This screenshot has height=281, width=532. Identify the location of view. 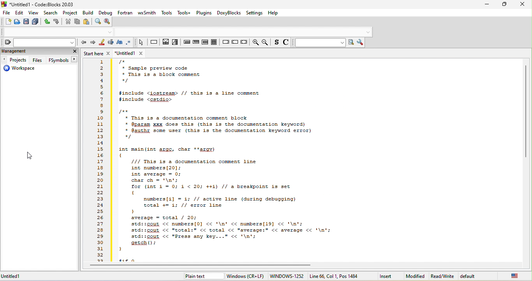
(34, 13).